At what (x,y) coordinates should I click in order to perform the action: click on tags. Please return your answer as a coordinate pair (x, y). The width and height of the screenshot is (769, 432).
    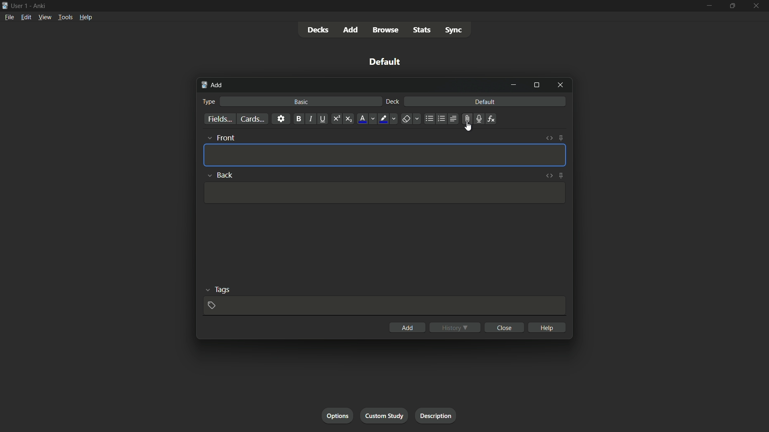
    Looking at the image, I should click on (218, 289).